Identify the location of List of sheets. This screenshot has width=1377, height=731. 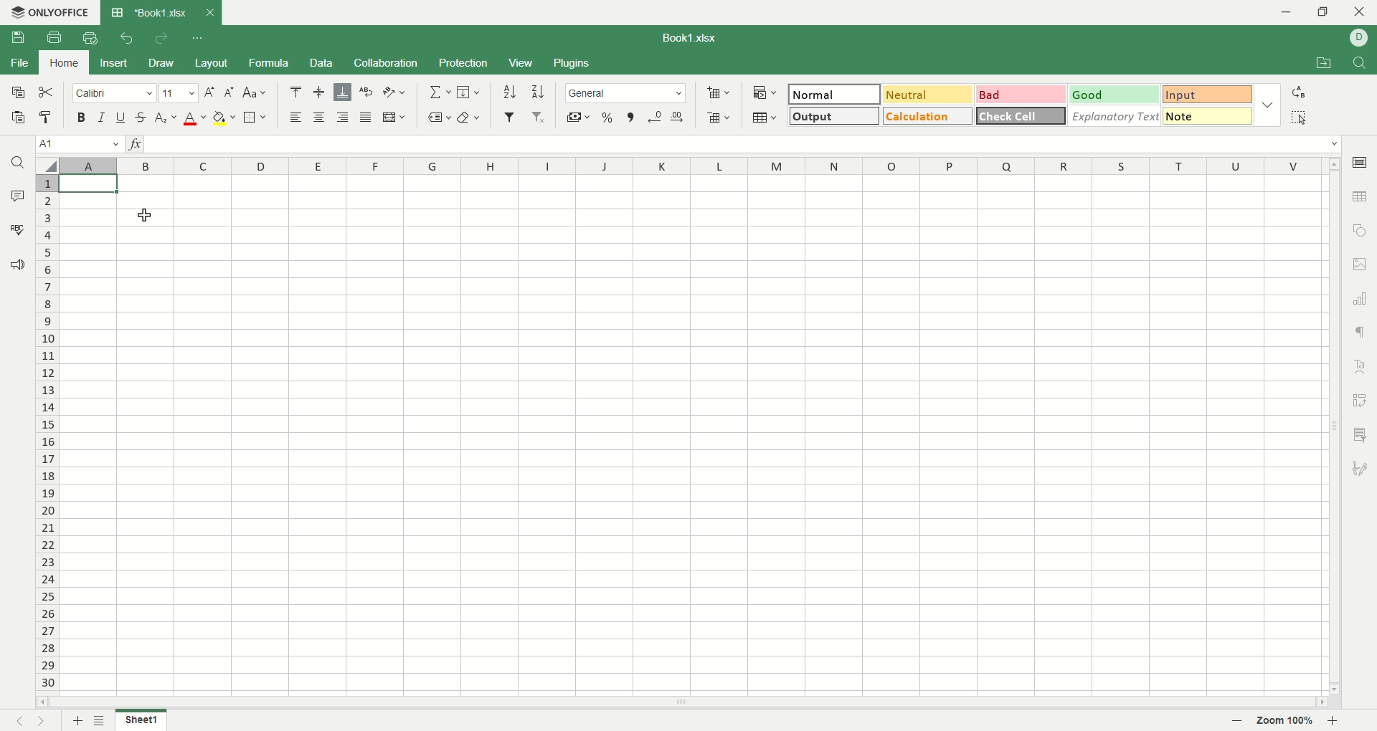
(100, 720).